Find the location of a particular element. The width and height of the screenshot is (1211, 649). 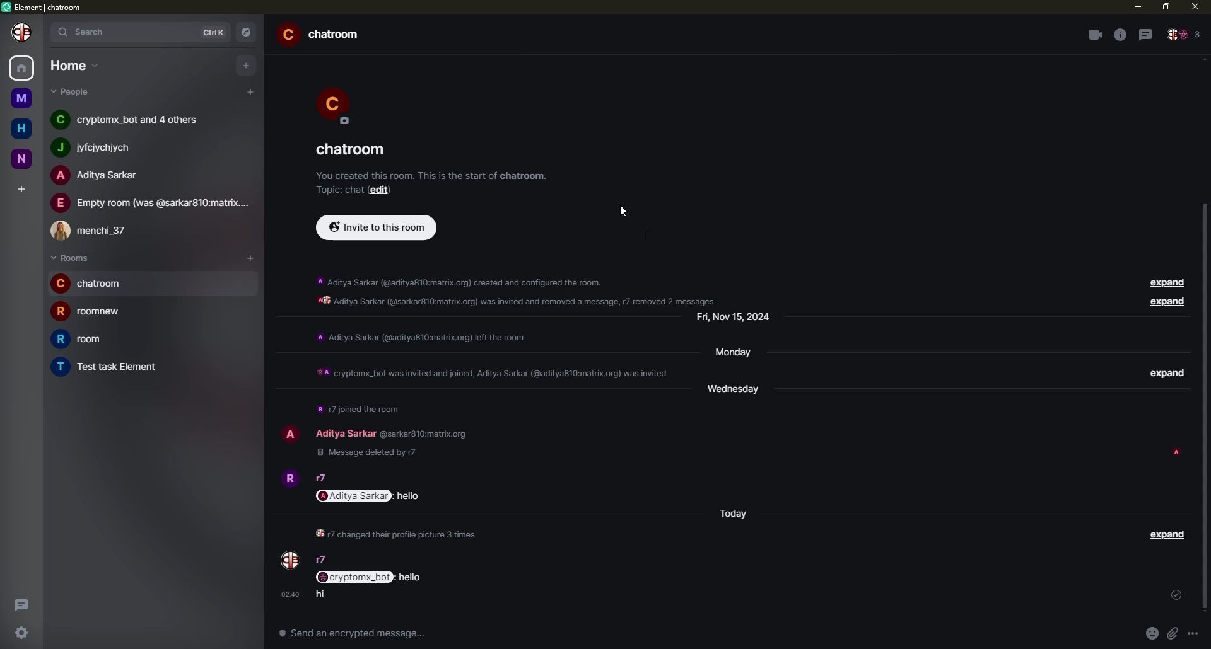

r7 is located at coordinates (320, 558).